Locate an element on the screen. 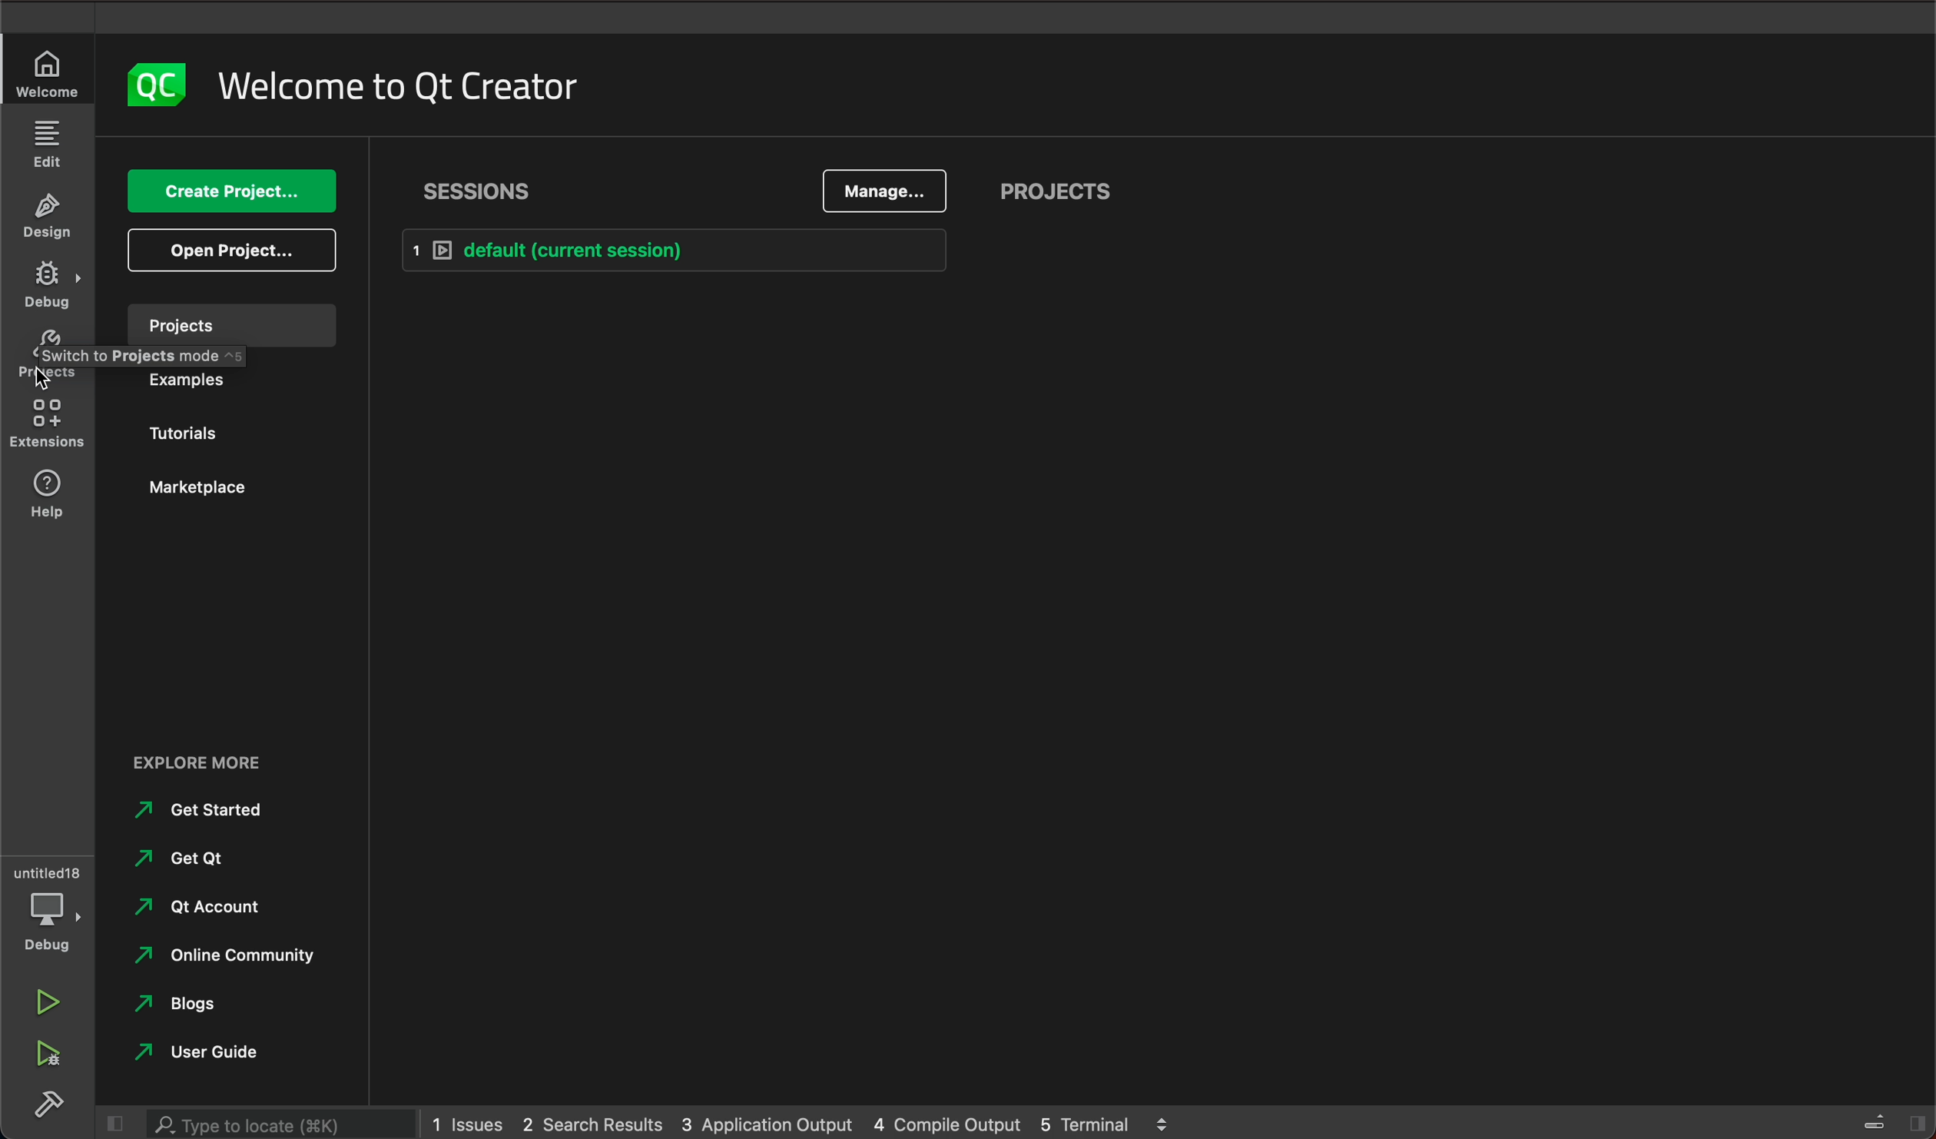 The width and height of the screenshot is (1936, 1139). projects is located at coordinates (54, 357).